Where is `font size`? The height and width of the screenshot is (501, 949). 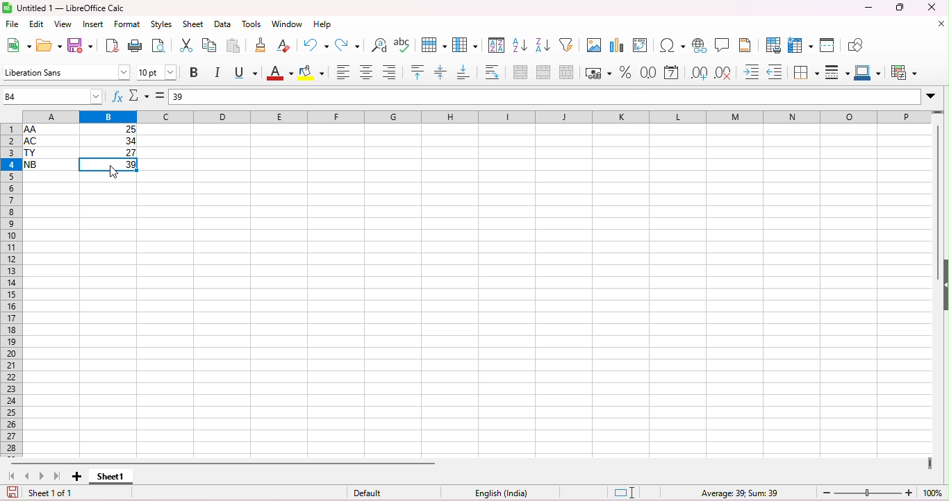 font size is located at coordinates (157, 72).